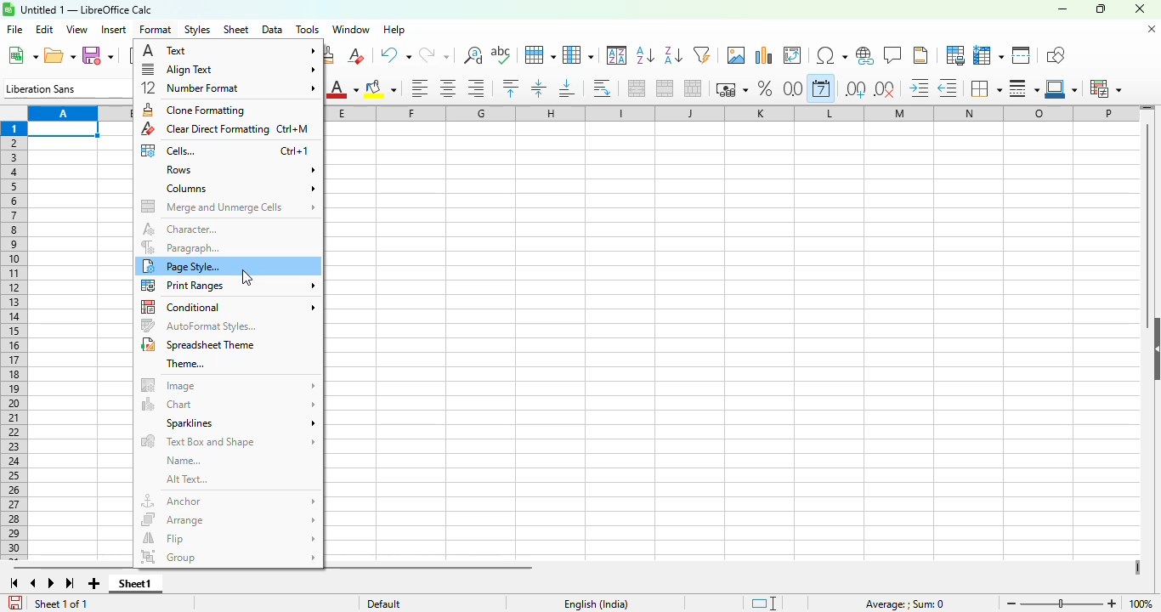 This screenshot has width=1161, height=612. I want to click on zoom in, so click(1113, 603).